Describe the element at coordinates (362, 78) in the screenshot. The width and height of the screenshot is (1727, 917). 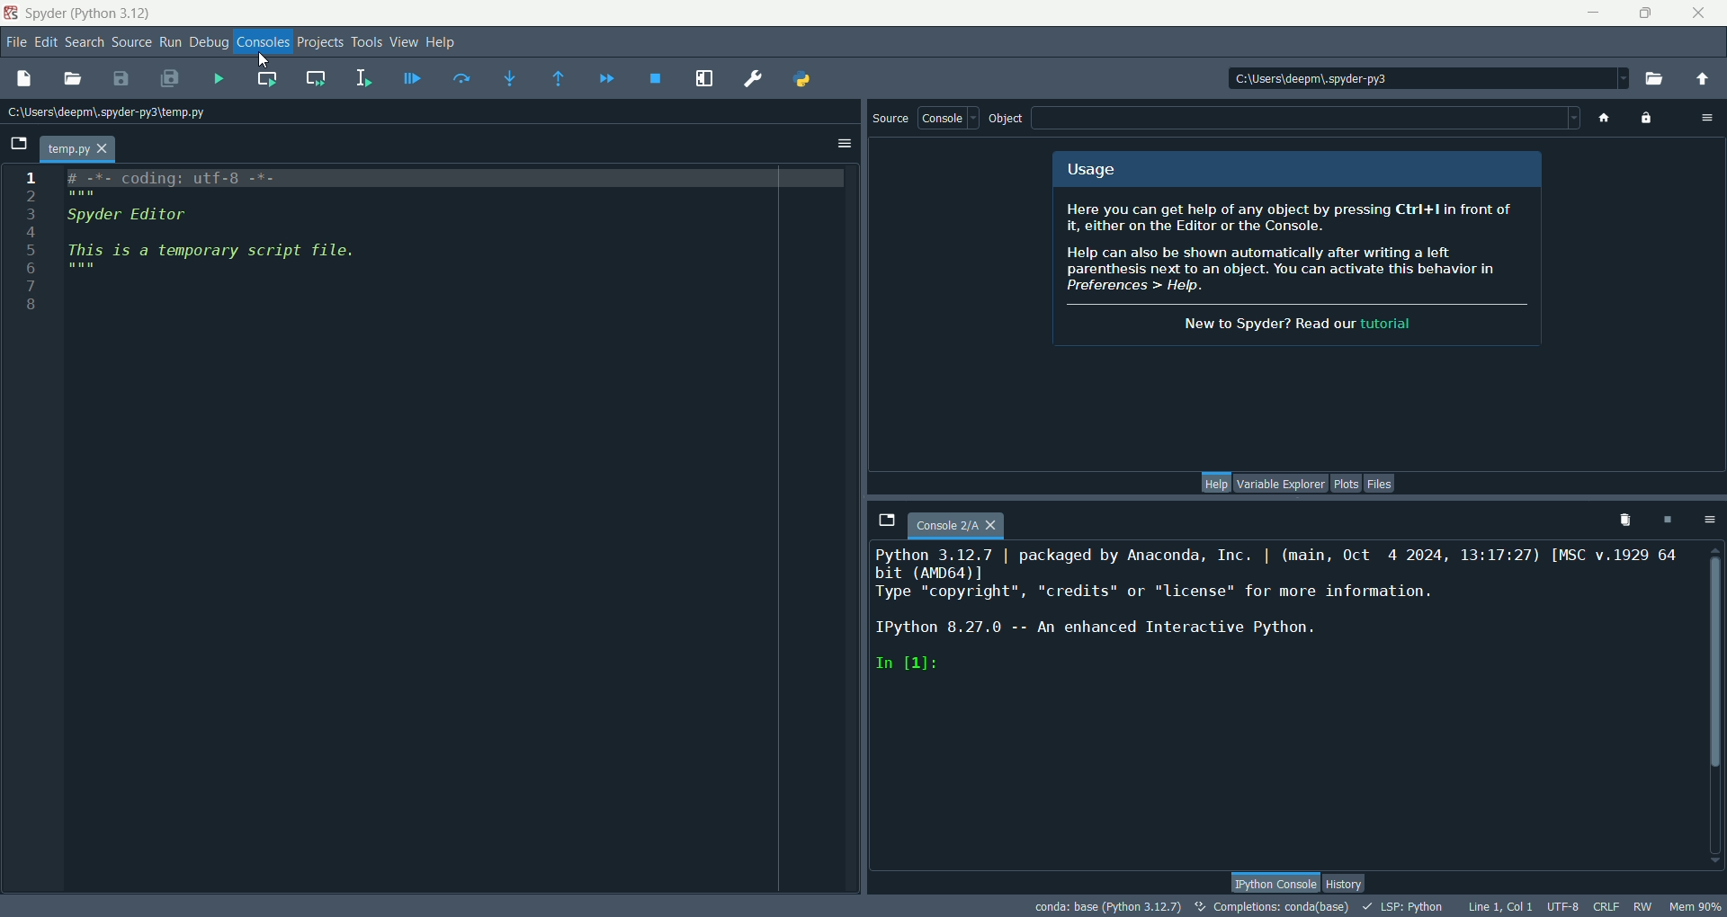
I see `run selection` at that location.